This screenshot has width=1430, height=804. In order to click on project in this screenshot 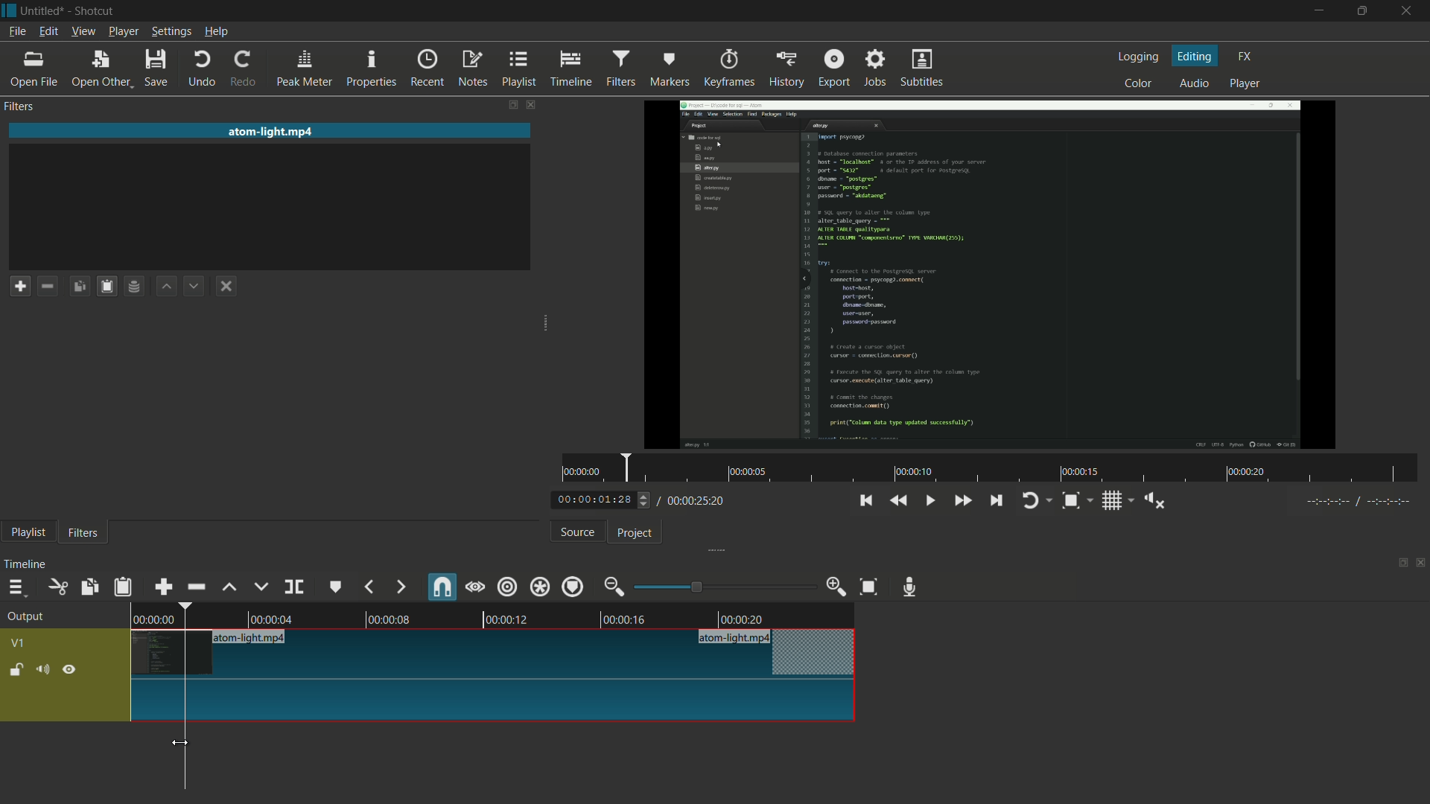, I will do `click(636, 534)`.